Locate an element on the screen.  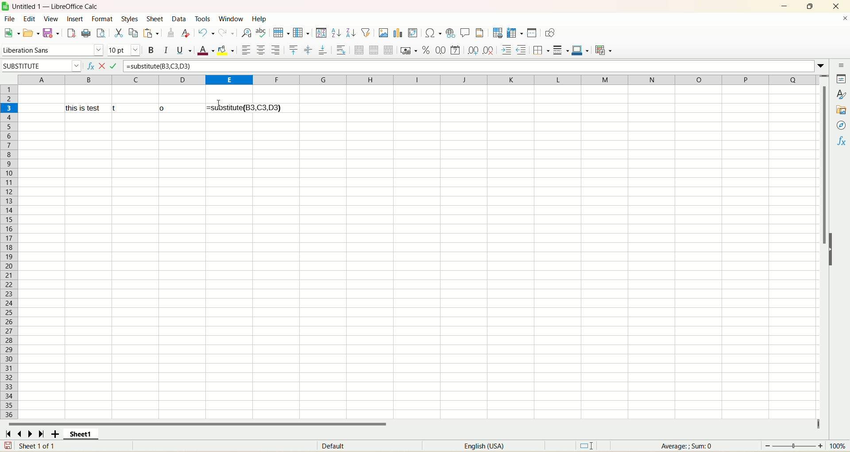
italics is located at coordinates (167, 51).